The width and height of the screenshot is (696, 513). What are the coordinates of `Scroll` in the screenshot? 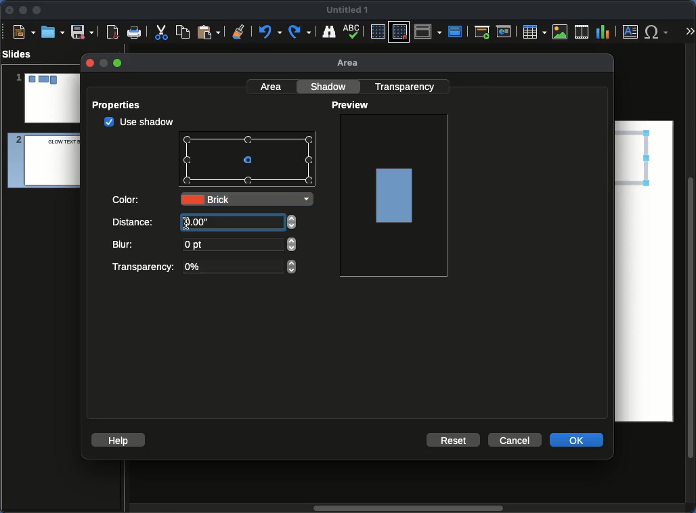 It's located at (406, 509).